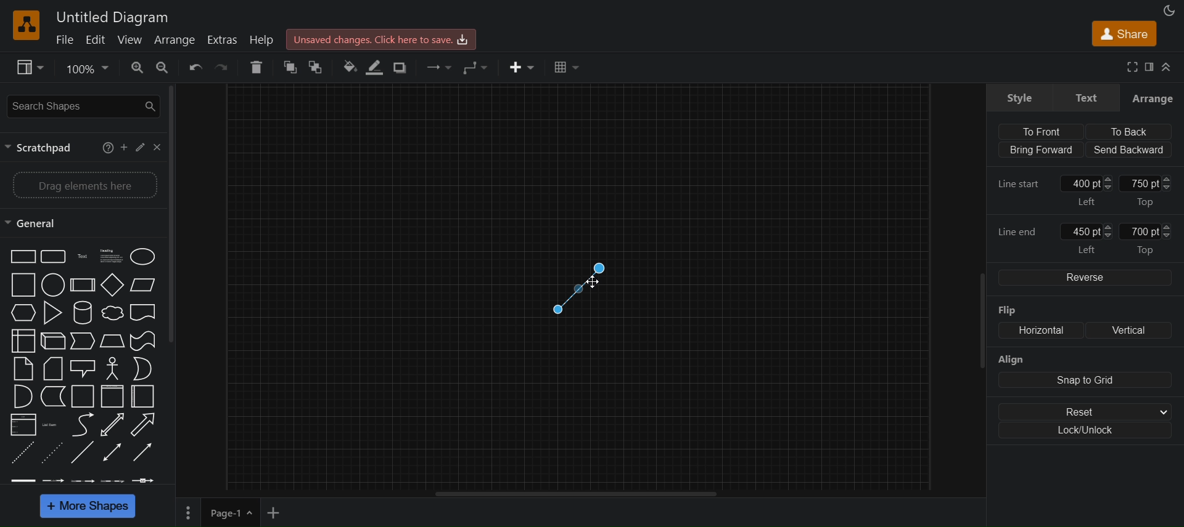  What do you see at coordinates (143, 284) in the screenshot?
I see `Parallelogram` at bounding box center [143, 284].